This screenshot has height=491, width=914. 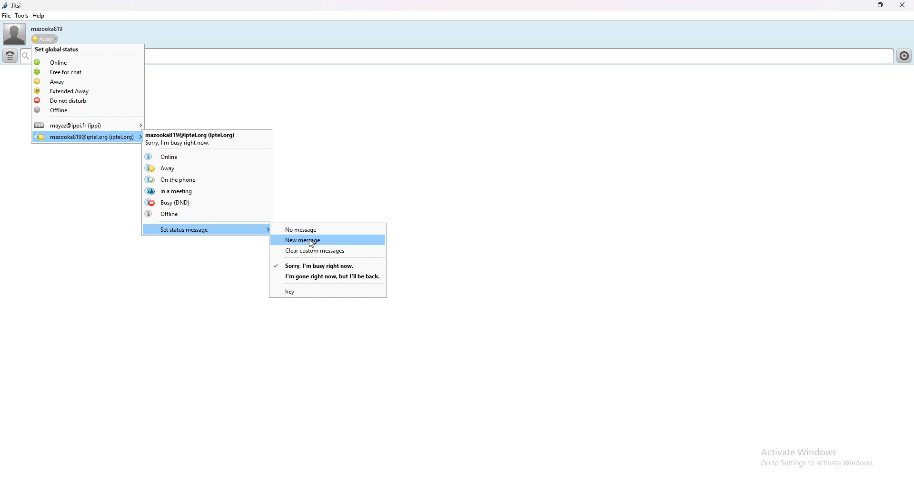 I want to click on cursor, so click(x=314, y=247).